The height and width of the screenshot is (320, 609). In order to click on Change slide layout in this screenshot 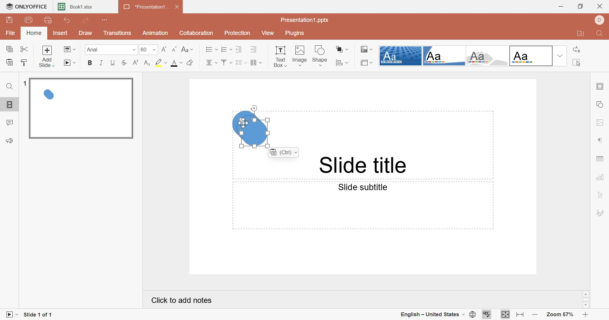, I will do `click(69, 49)`.